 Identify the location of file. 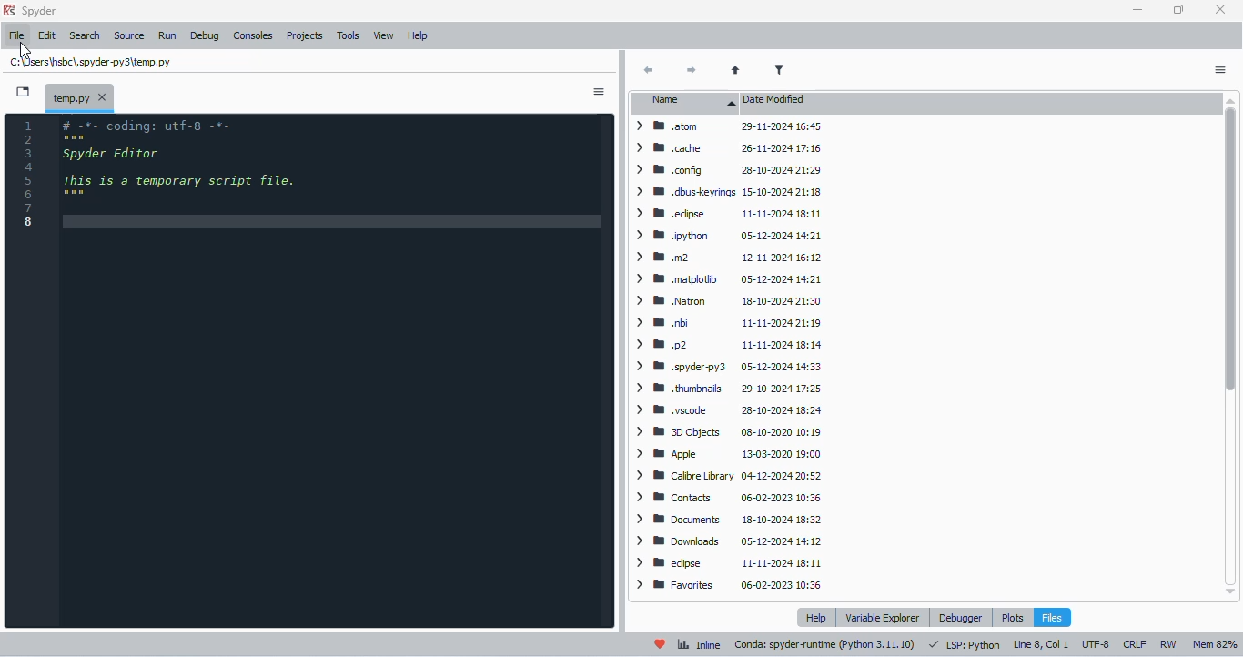
(17, 35).